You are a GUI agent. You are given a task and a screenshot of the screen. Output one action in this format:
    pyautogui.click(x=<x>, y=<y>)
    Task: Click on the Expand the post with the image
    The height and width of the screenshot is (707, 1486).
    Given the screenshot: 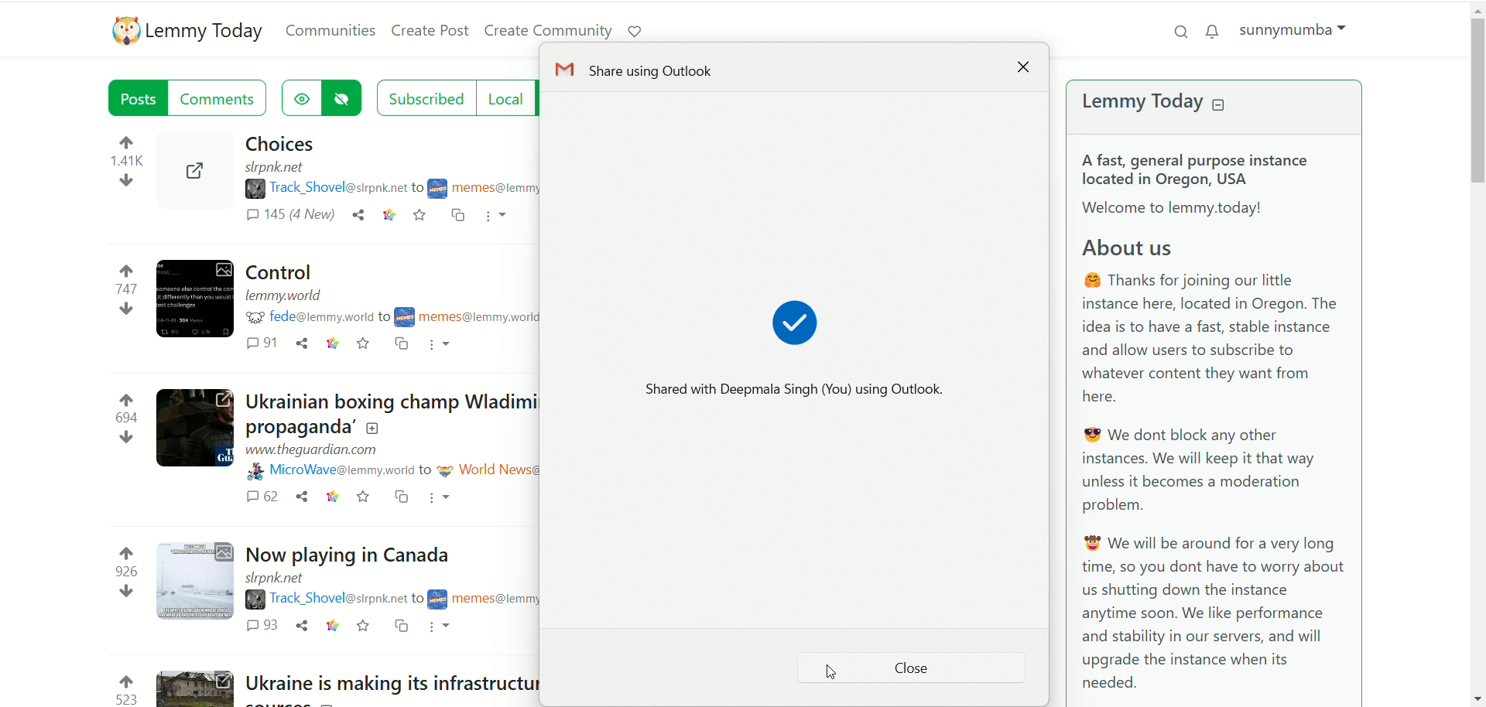 What is the action you would take?
    pyautogui.click(x=194, y=172)
    